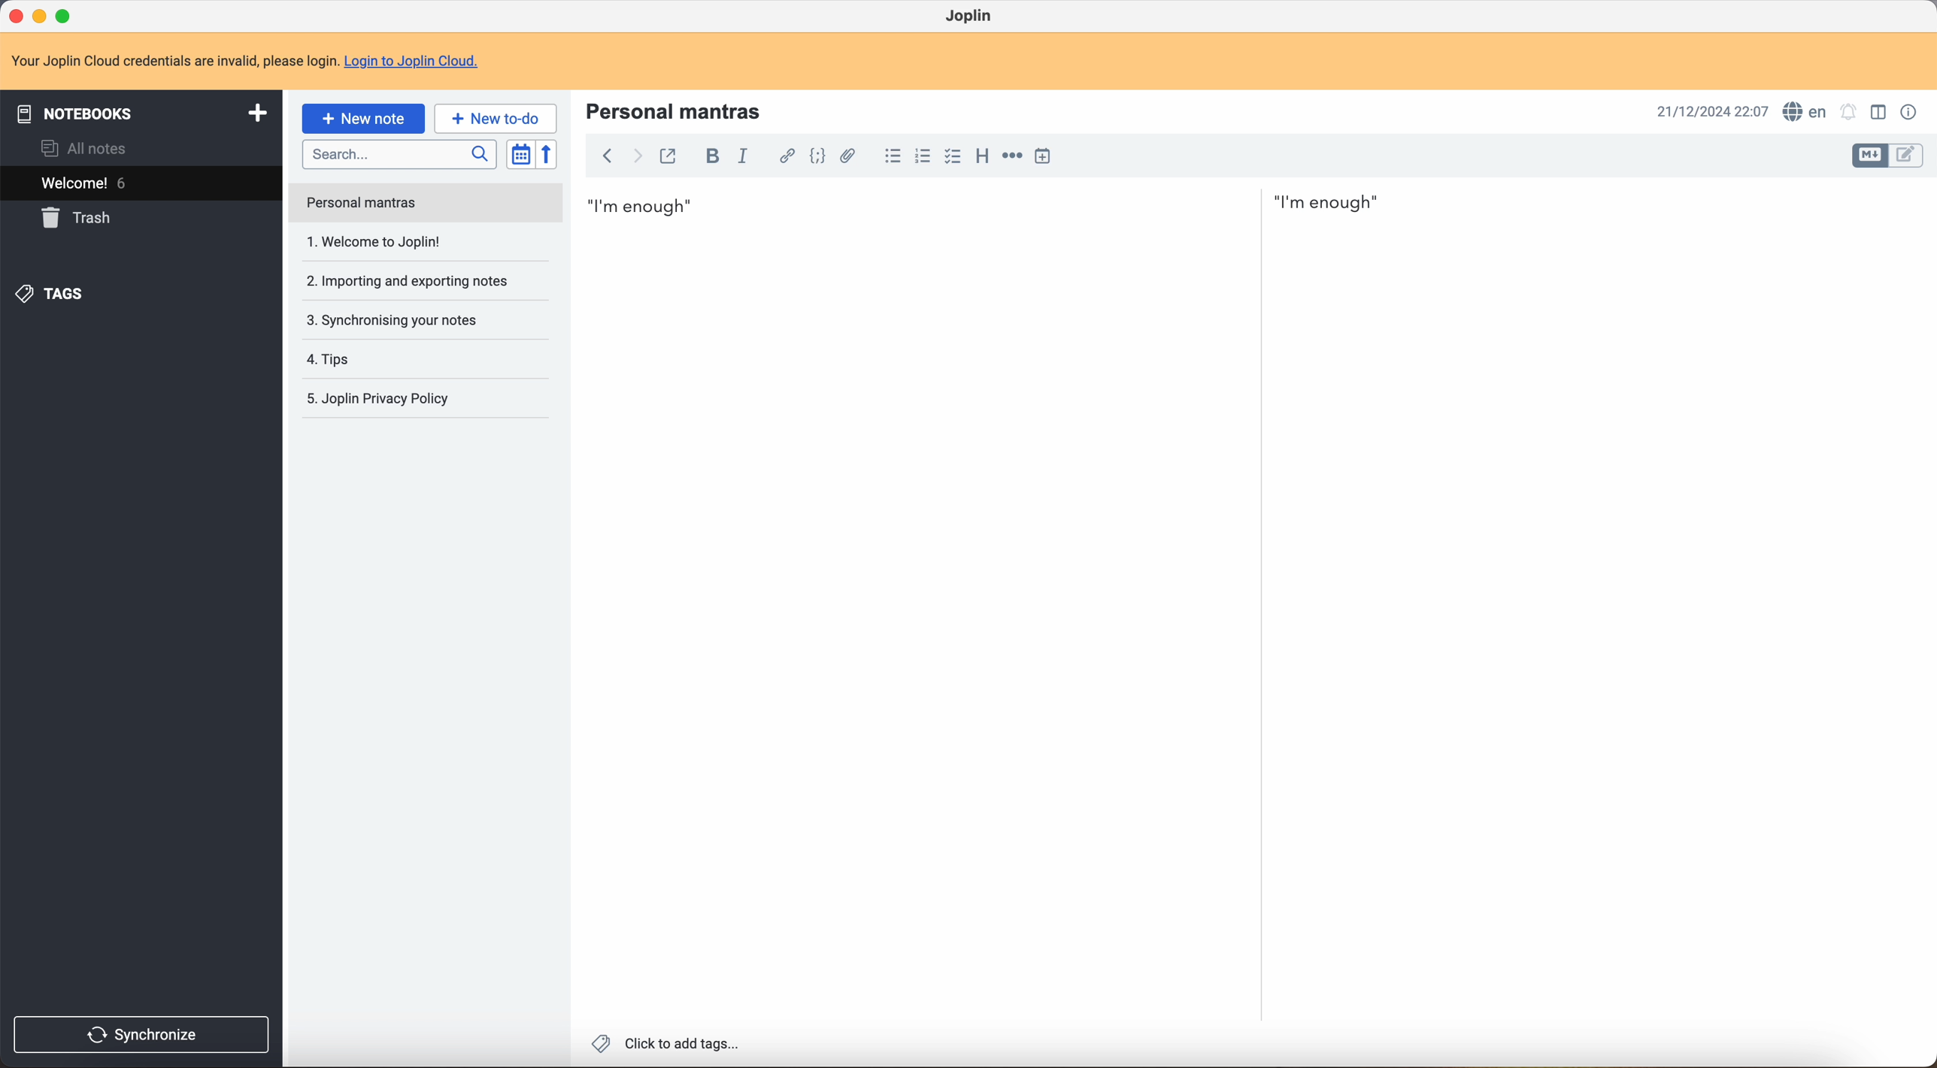 The height and width of the screenshot is (1068, 1937). I want to click on note properties, so click(1909, 113).